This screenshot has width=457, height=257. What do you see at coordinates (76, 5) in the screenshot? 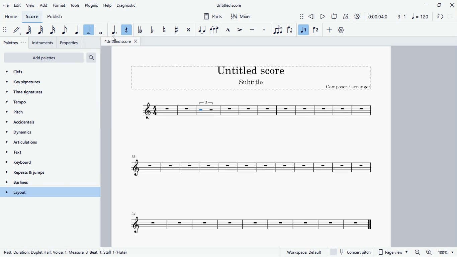
I see `tools` at bounding box center [76, 5].